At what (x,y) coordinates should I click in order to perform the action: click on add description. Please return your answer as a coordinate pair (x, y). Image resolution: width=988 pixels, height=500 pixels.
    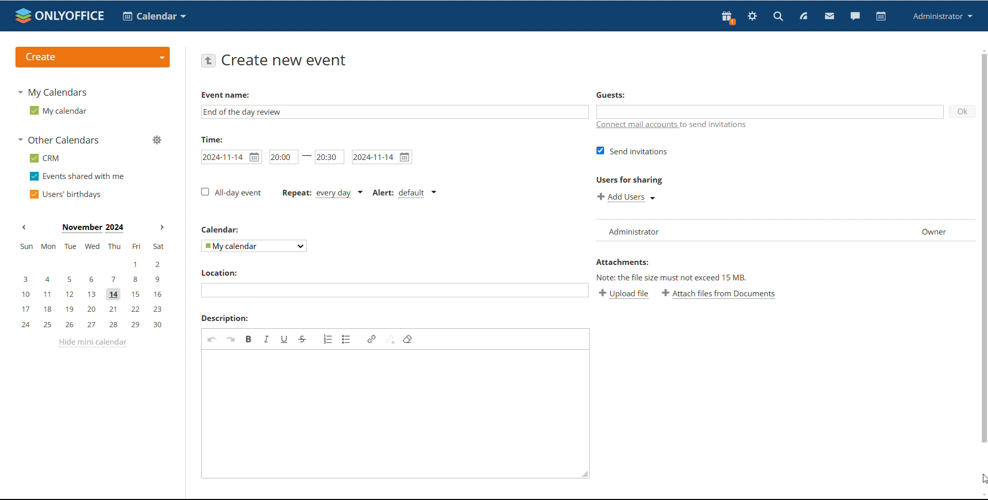
    Looking at the image, I should click on (389, 408).